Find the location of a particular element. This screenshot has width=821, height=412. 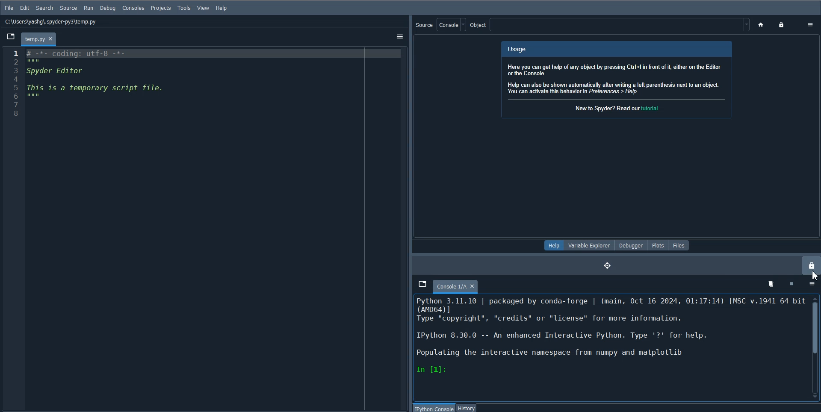

Drag Handle is located at coordinates (608, 265).